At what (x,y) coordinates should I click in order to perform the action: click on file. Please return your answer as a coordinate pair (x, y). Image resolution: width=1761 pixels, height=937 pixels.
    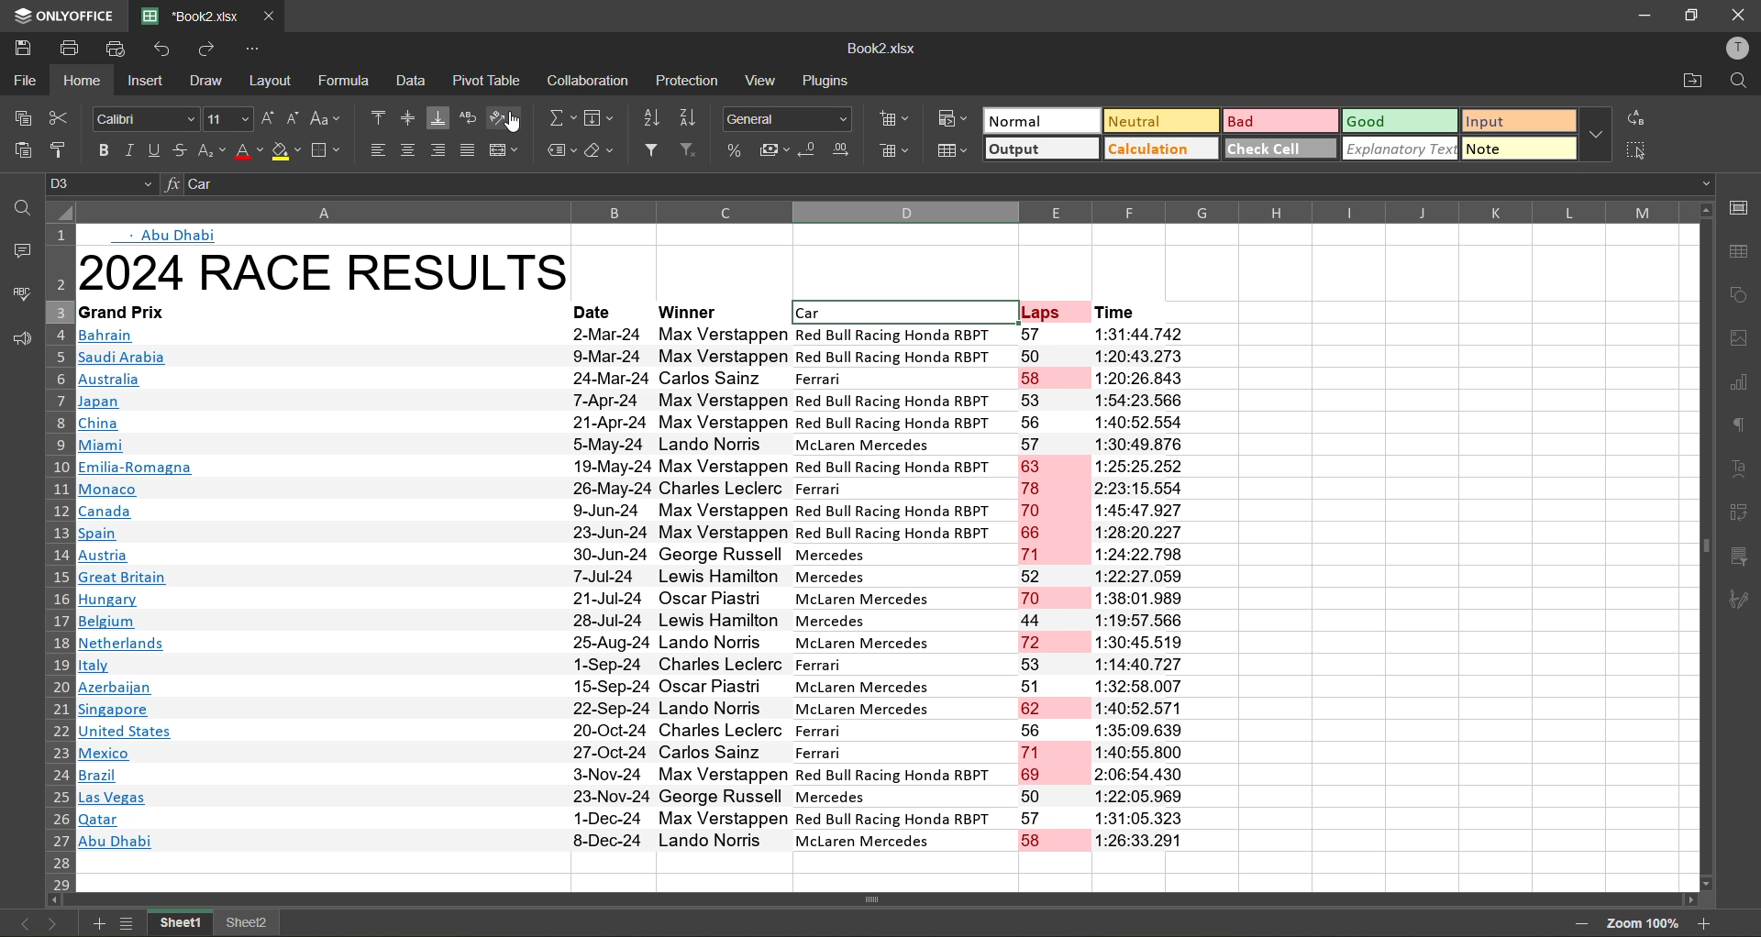
    Looking at the image, I should click on (22, 83).